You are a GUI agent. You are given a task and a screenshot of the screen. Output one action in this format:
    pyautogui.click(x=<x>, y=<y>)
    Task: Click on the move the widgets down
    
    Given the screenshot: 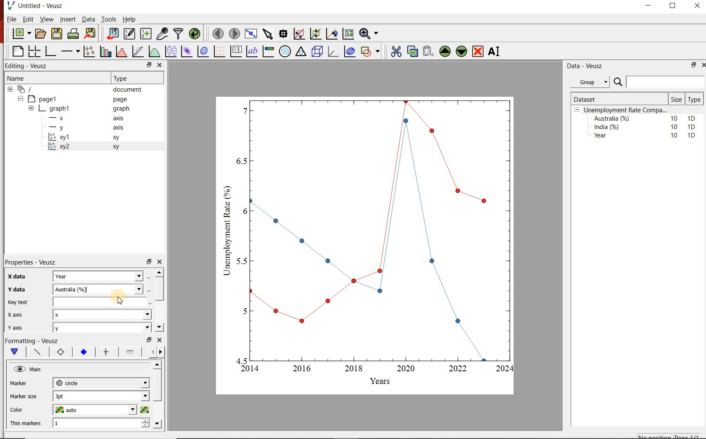 What is the action you would take?
    pyautogui.click(x=461, y=51)
    